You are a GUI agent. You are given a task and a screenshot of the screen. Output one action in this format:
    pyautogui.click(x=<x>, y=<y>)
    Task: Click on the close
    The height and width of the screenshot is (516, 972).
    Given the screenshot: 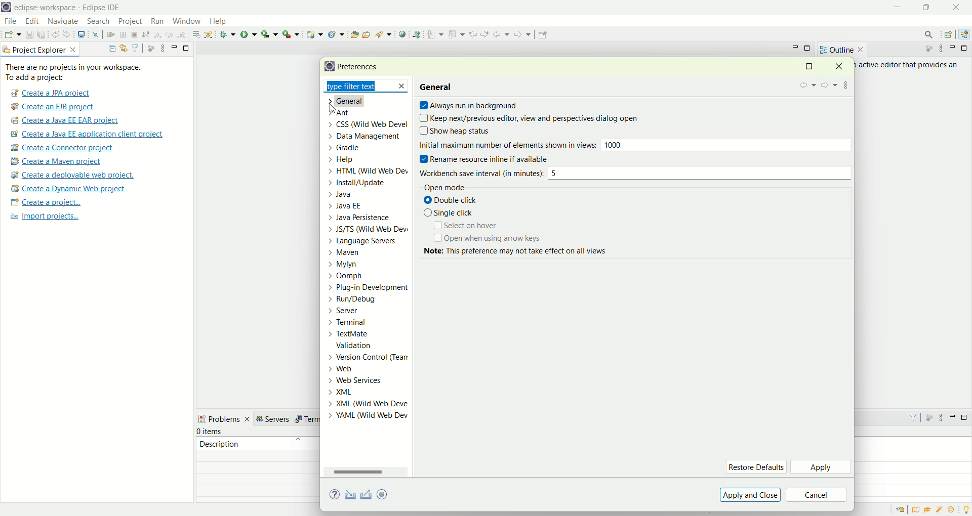 What is the action you would take?
    pyautogui.click(x=842, y=66)
    